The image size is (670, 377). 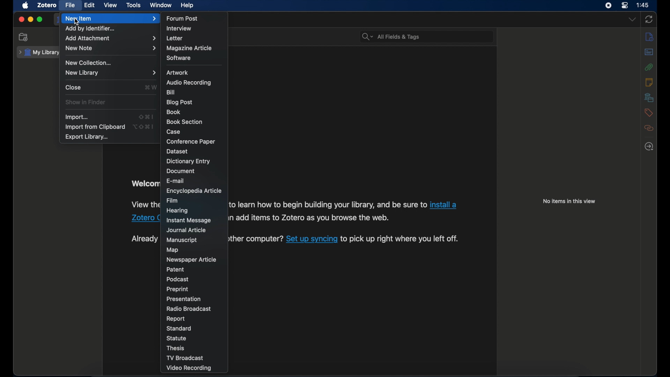 I want to click on audio recording, so click(x=188, y=82).